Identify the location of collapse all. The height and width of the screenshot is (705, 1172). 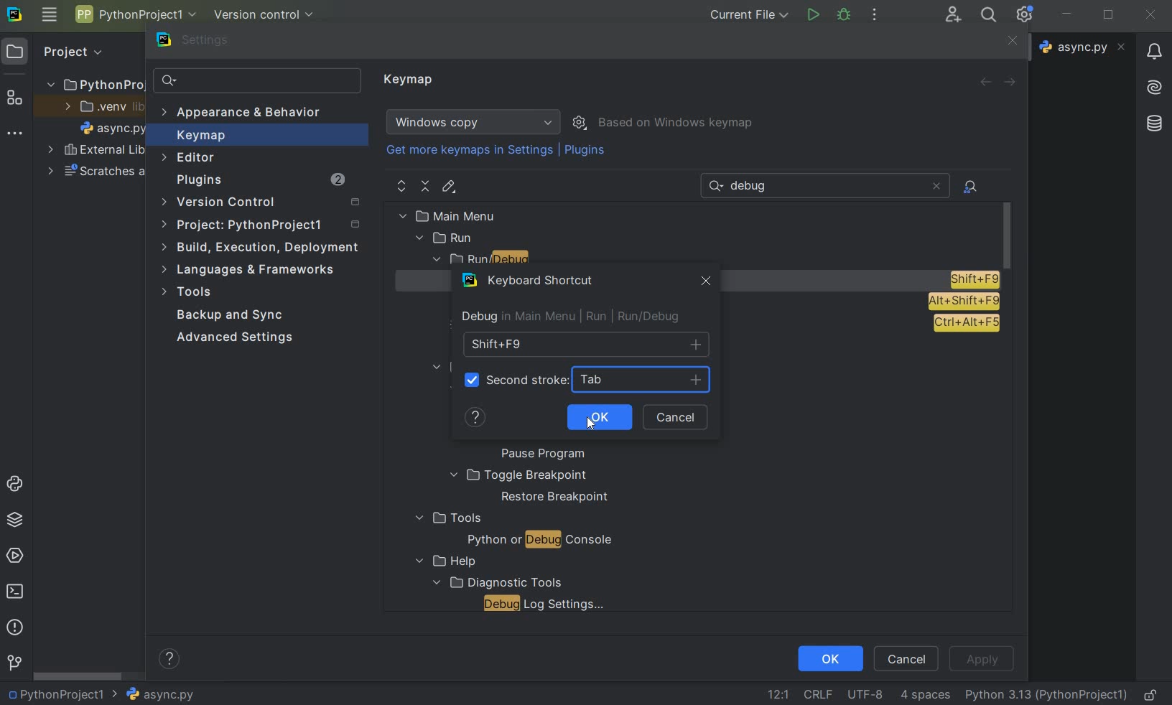
(426, 187).